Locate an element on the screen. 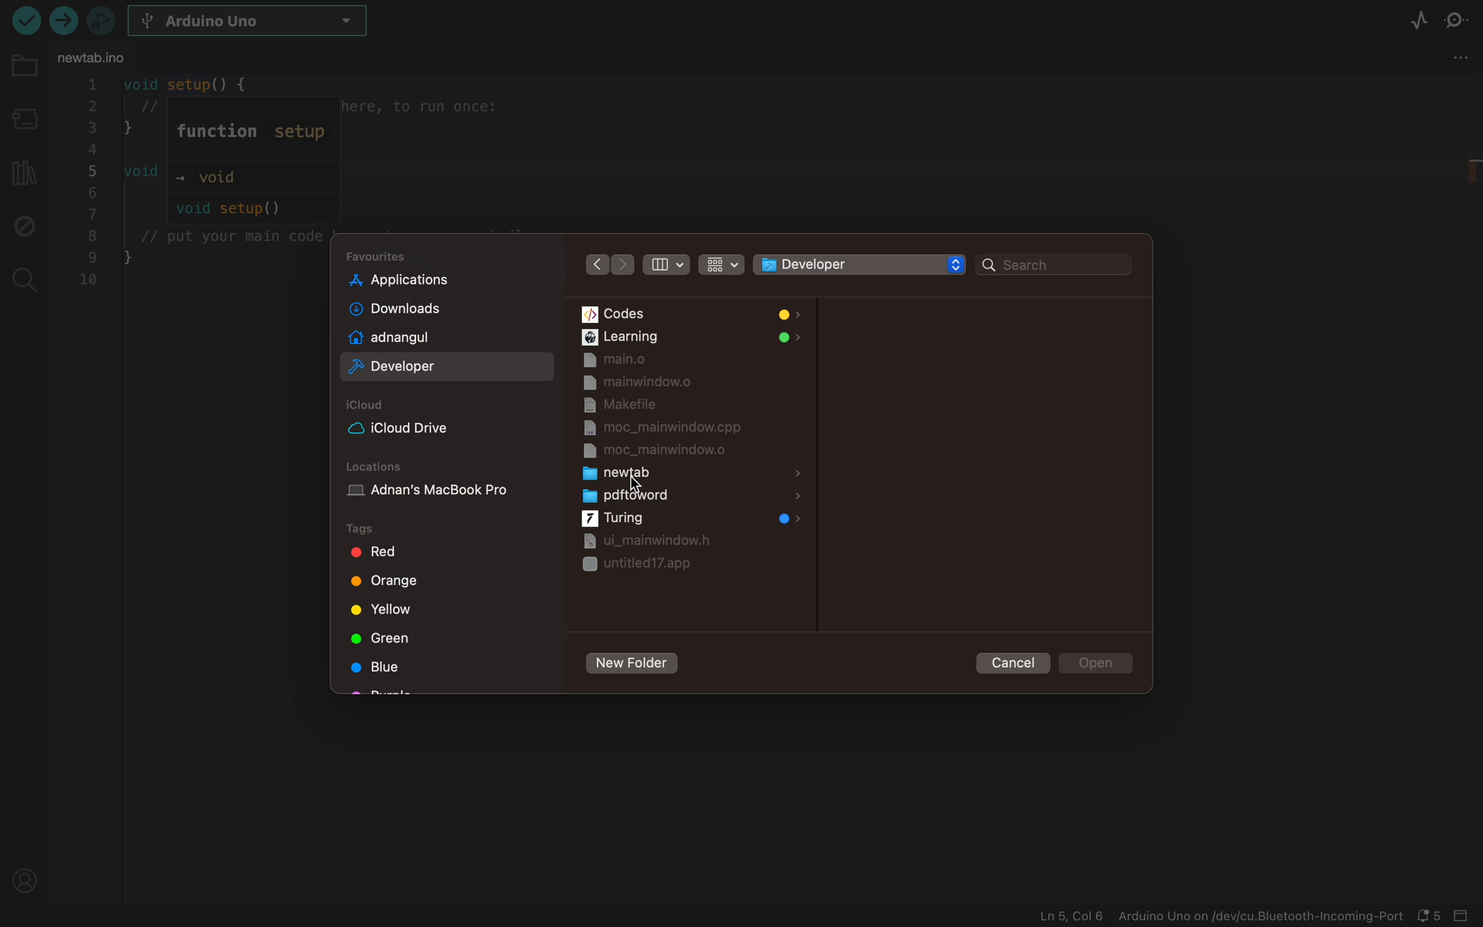 The width and height of the screenshot is (1483, 927). board selecter is located at coordinates (23, 121).